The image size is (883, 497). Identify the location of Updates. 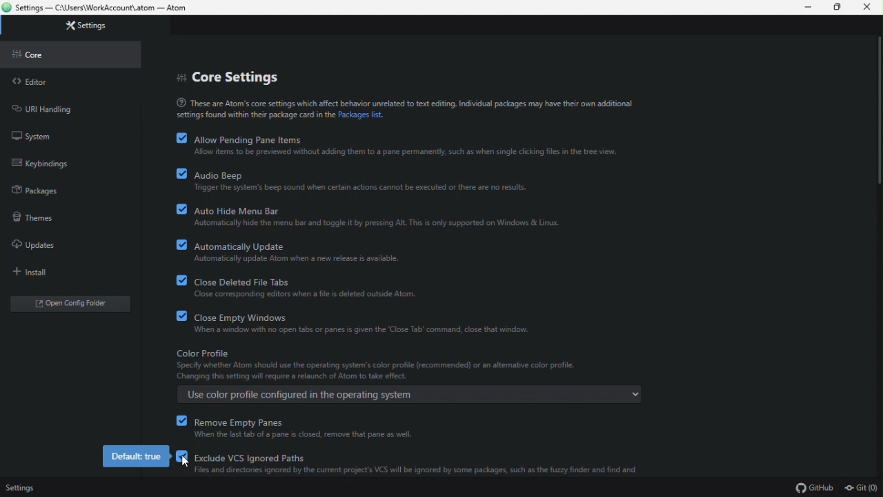
(65, 244).